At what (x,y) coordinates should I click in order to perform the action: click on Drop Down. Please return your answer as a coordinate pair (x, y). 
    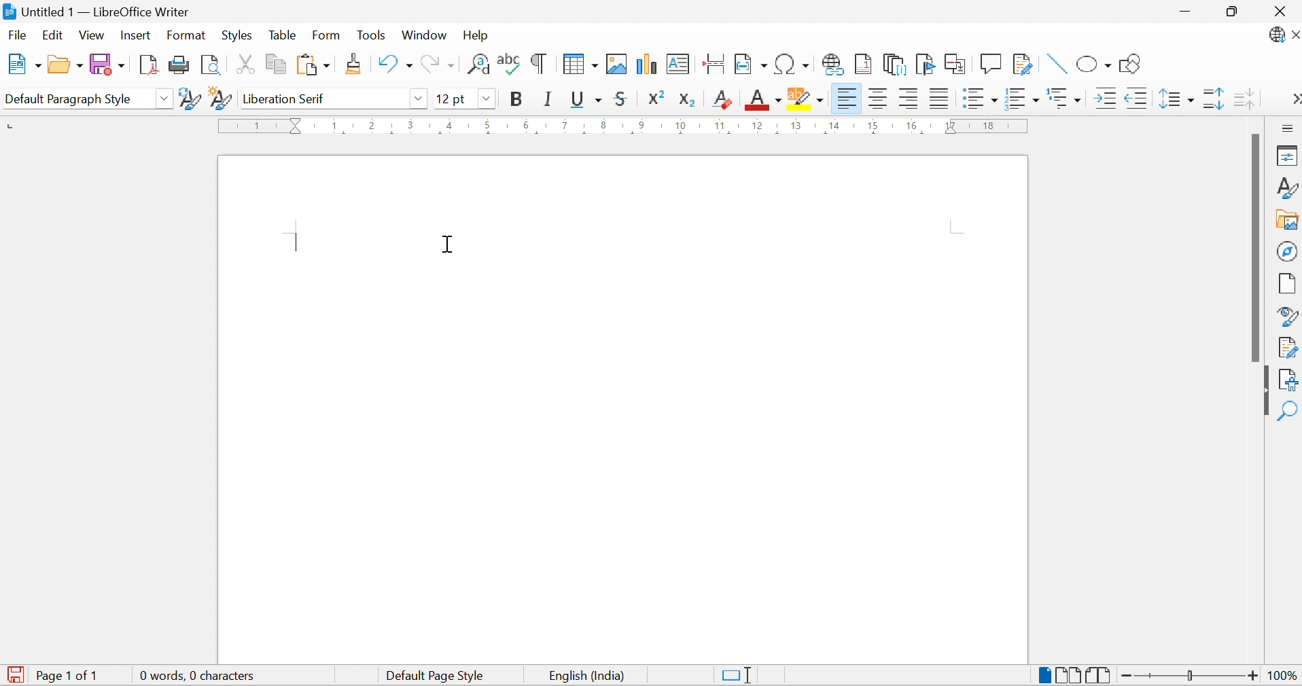
    Looking at the image, I should click on (165, 98).